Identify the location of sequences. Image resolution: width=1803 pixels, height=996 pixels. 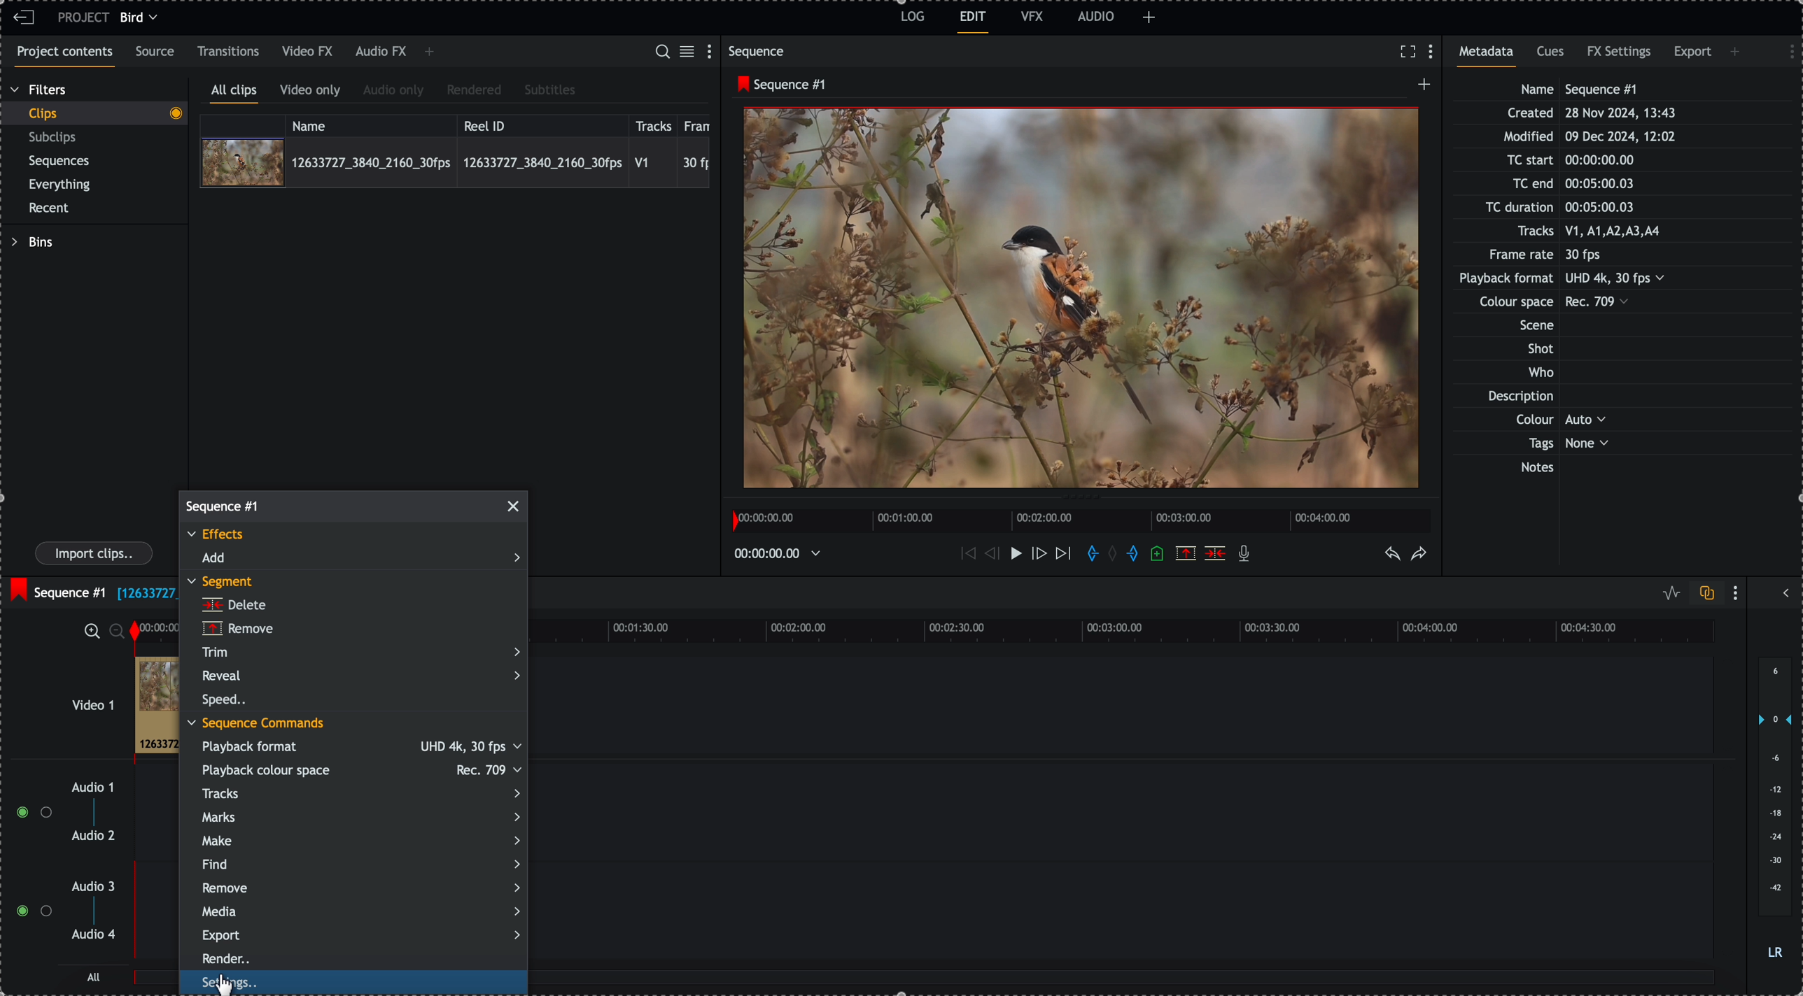
(59, 164).